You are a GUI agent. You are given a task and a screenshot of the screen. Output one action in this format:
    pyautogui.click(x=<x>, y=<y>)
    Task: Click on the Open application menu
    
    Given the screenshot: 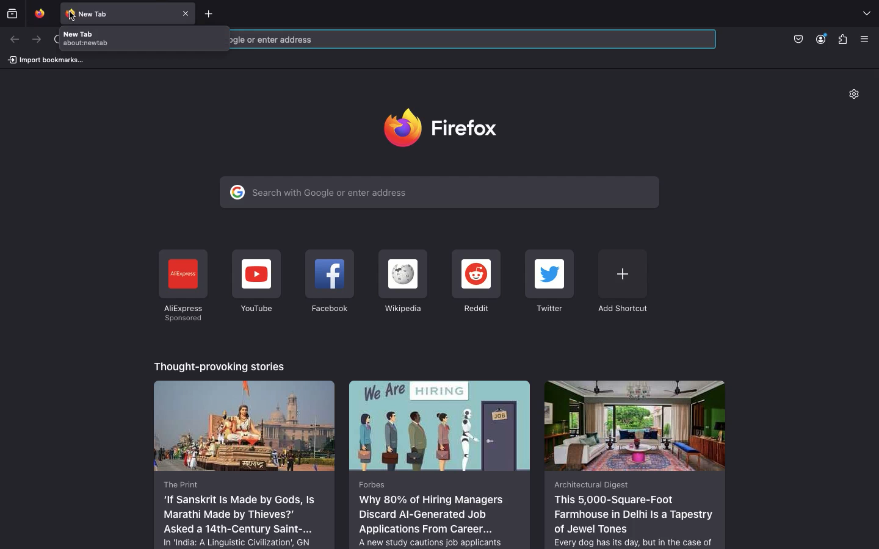 What is the action you would take?
    pyautogui.click(x=868, y=39)
    